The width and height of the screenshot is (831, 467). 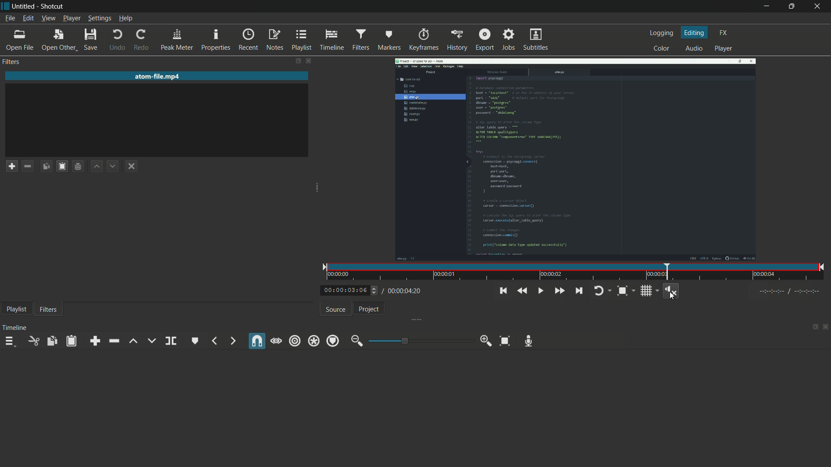 What do you see at coordinates (295, 62) in the screenshot?
I see `change layout` at bounding box center [295, 62].